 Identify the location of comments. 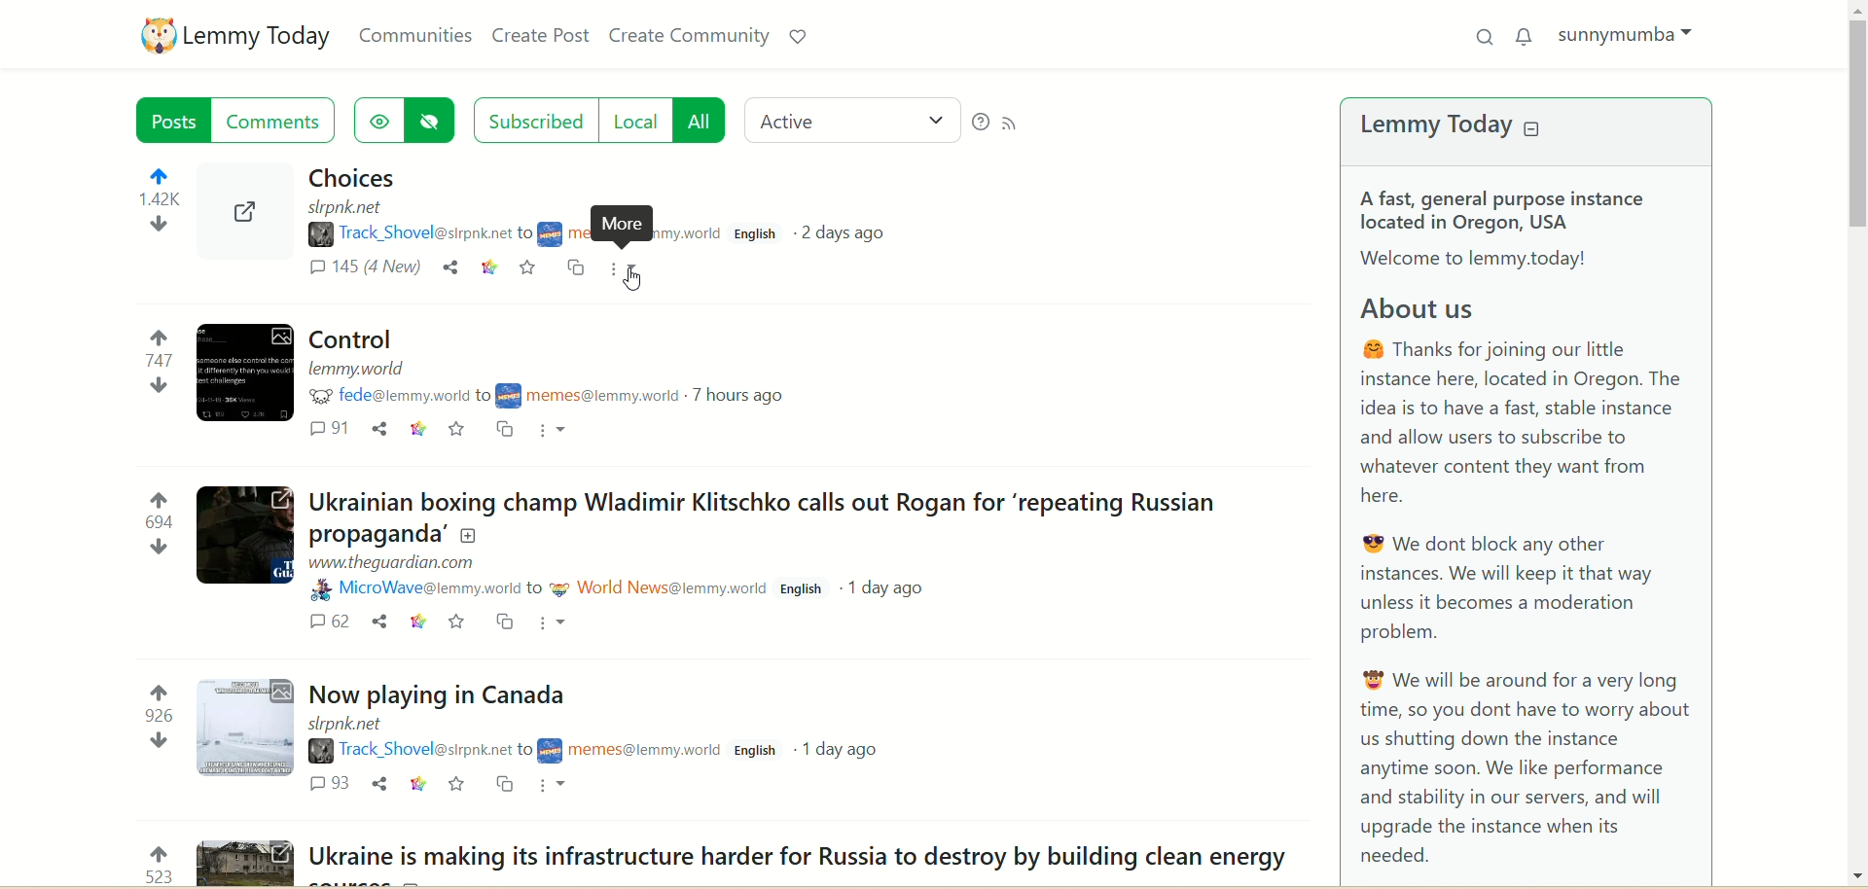
(367, 273).